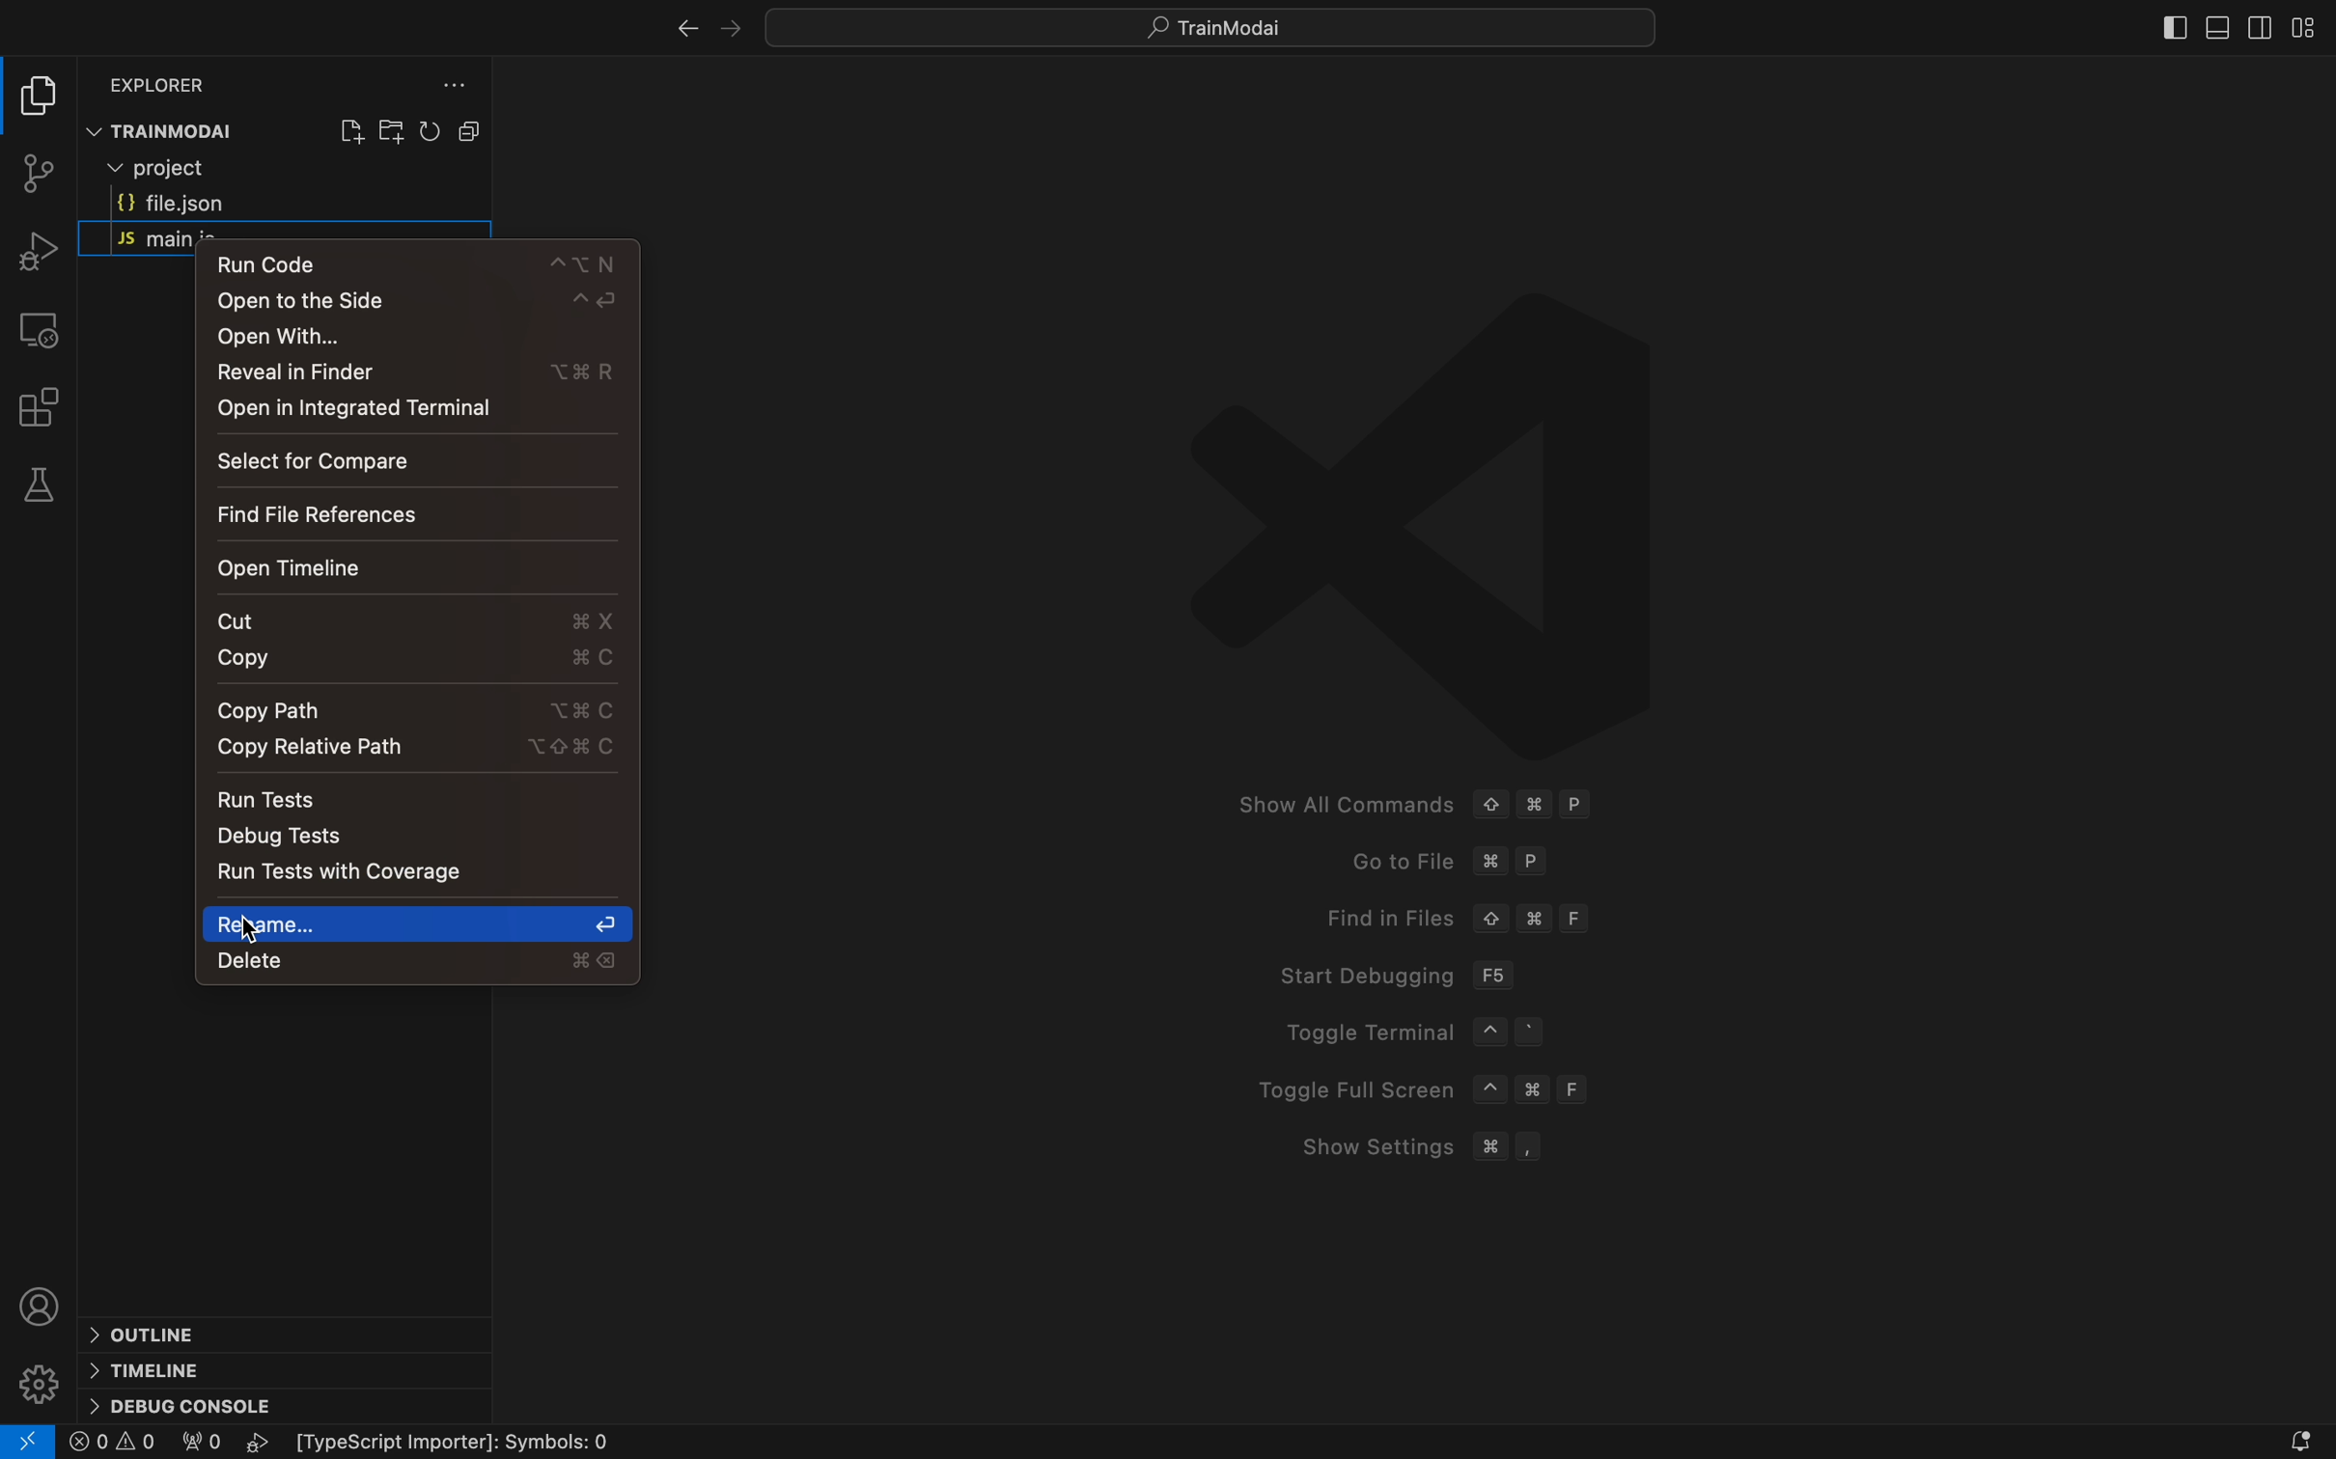  Describe the element at coordinates (42, 329) in the screenshot. I see `remote explorer ` at that location.